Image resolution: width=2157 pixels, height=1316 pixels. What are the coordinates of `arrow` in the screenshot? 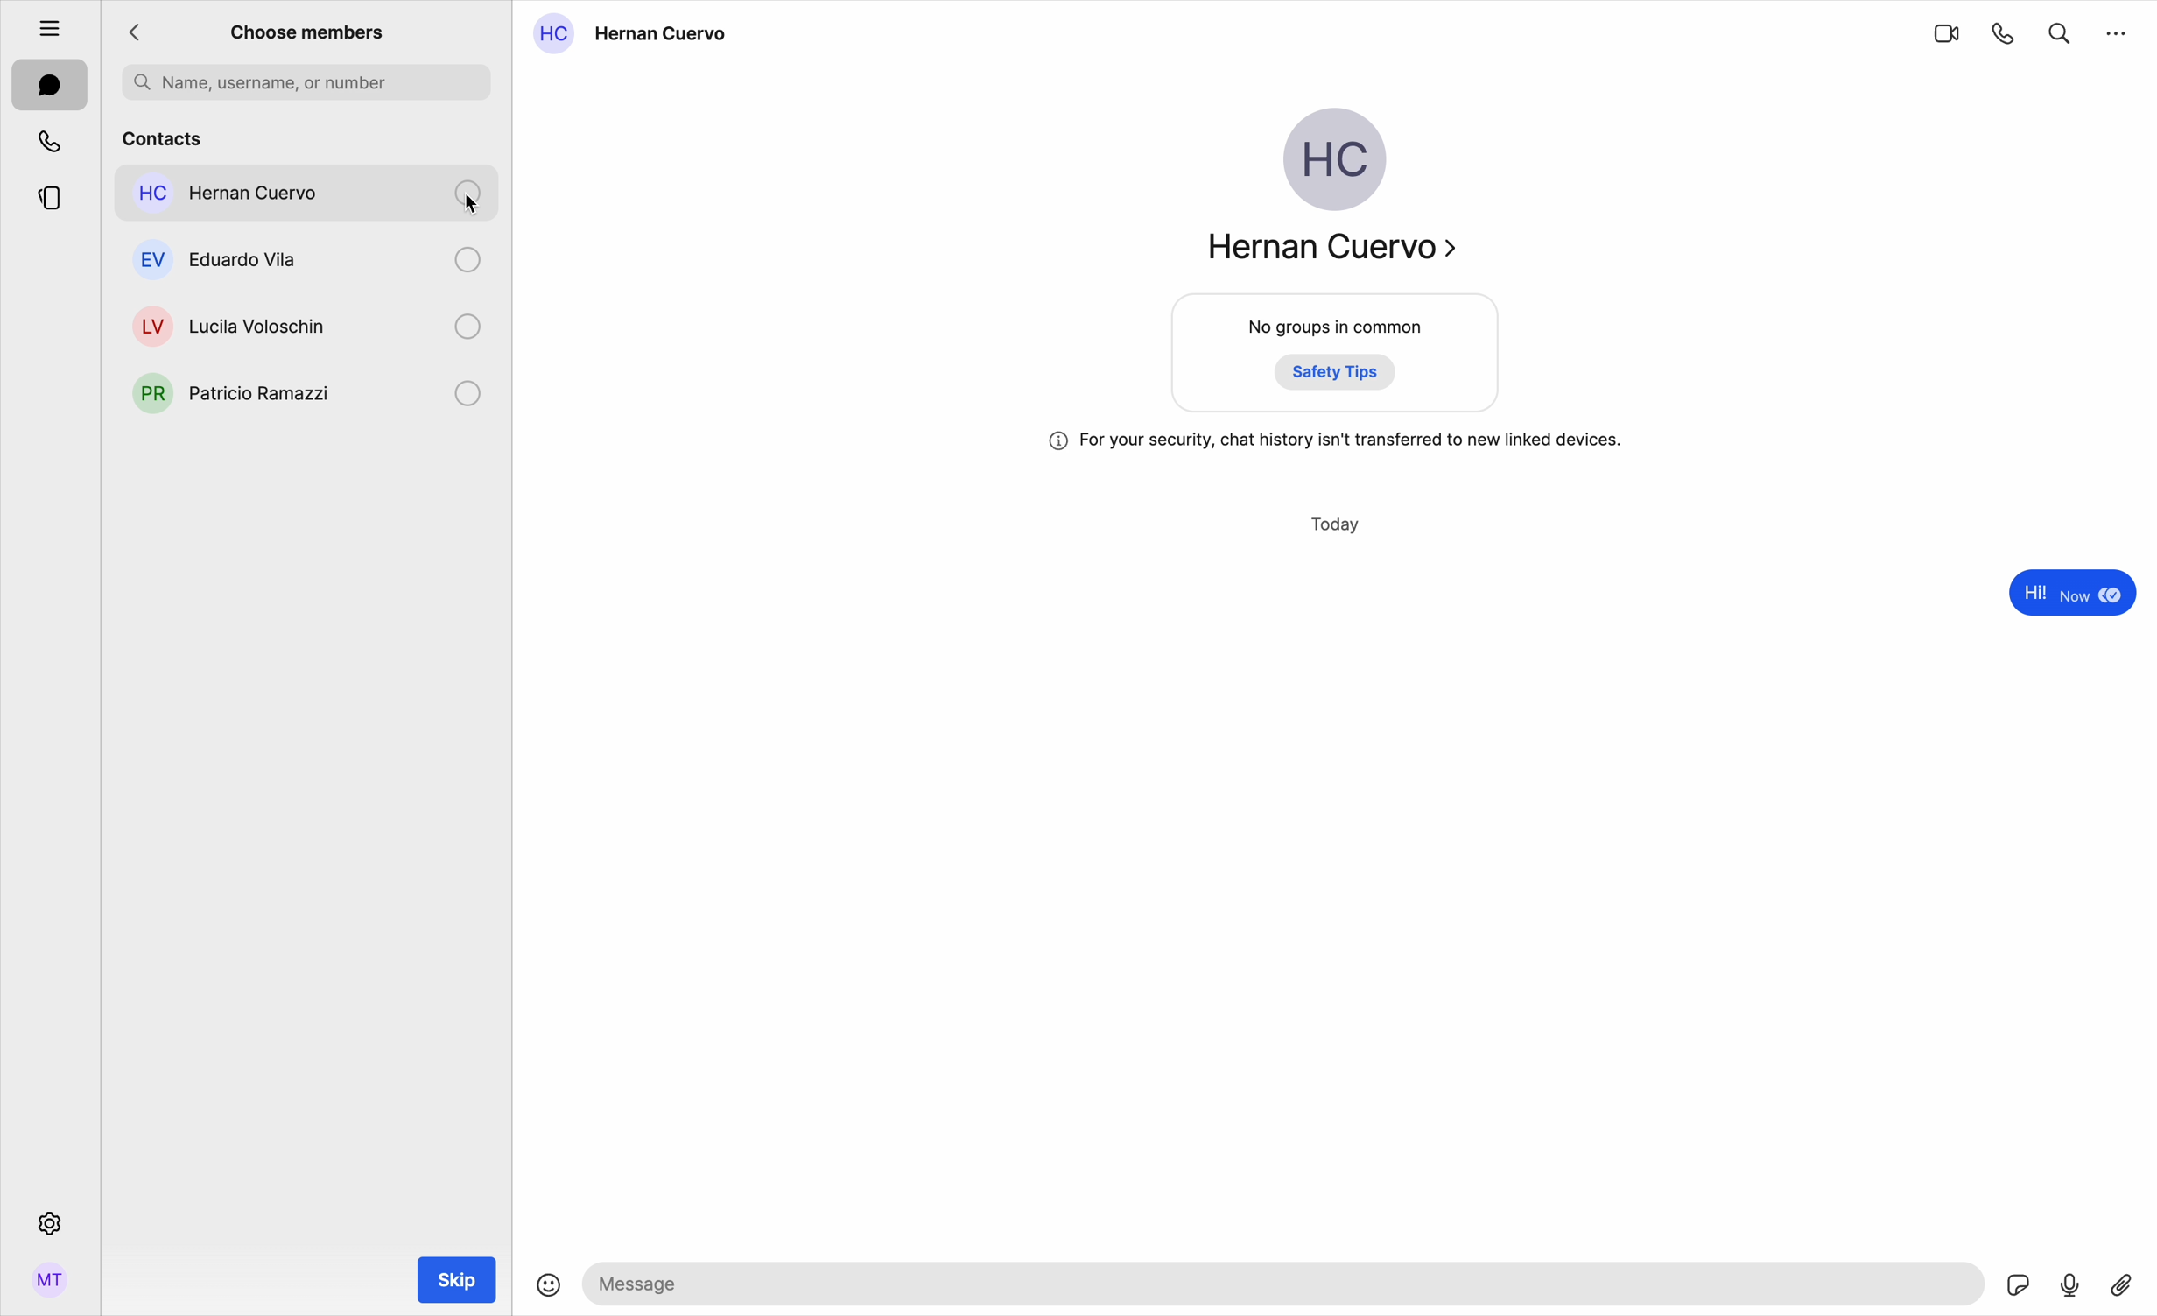 It's located at (140, 33).